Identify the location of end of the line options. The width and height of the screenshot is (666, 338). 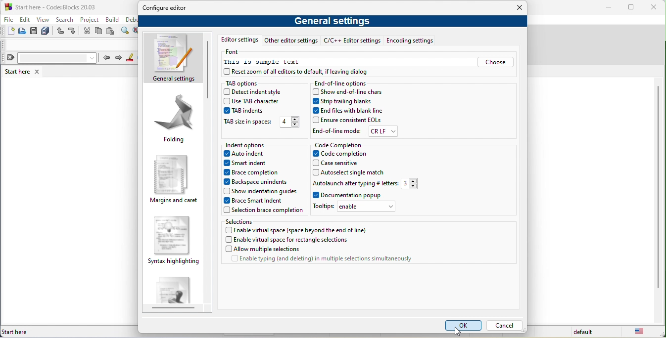
(341, 83).